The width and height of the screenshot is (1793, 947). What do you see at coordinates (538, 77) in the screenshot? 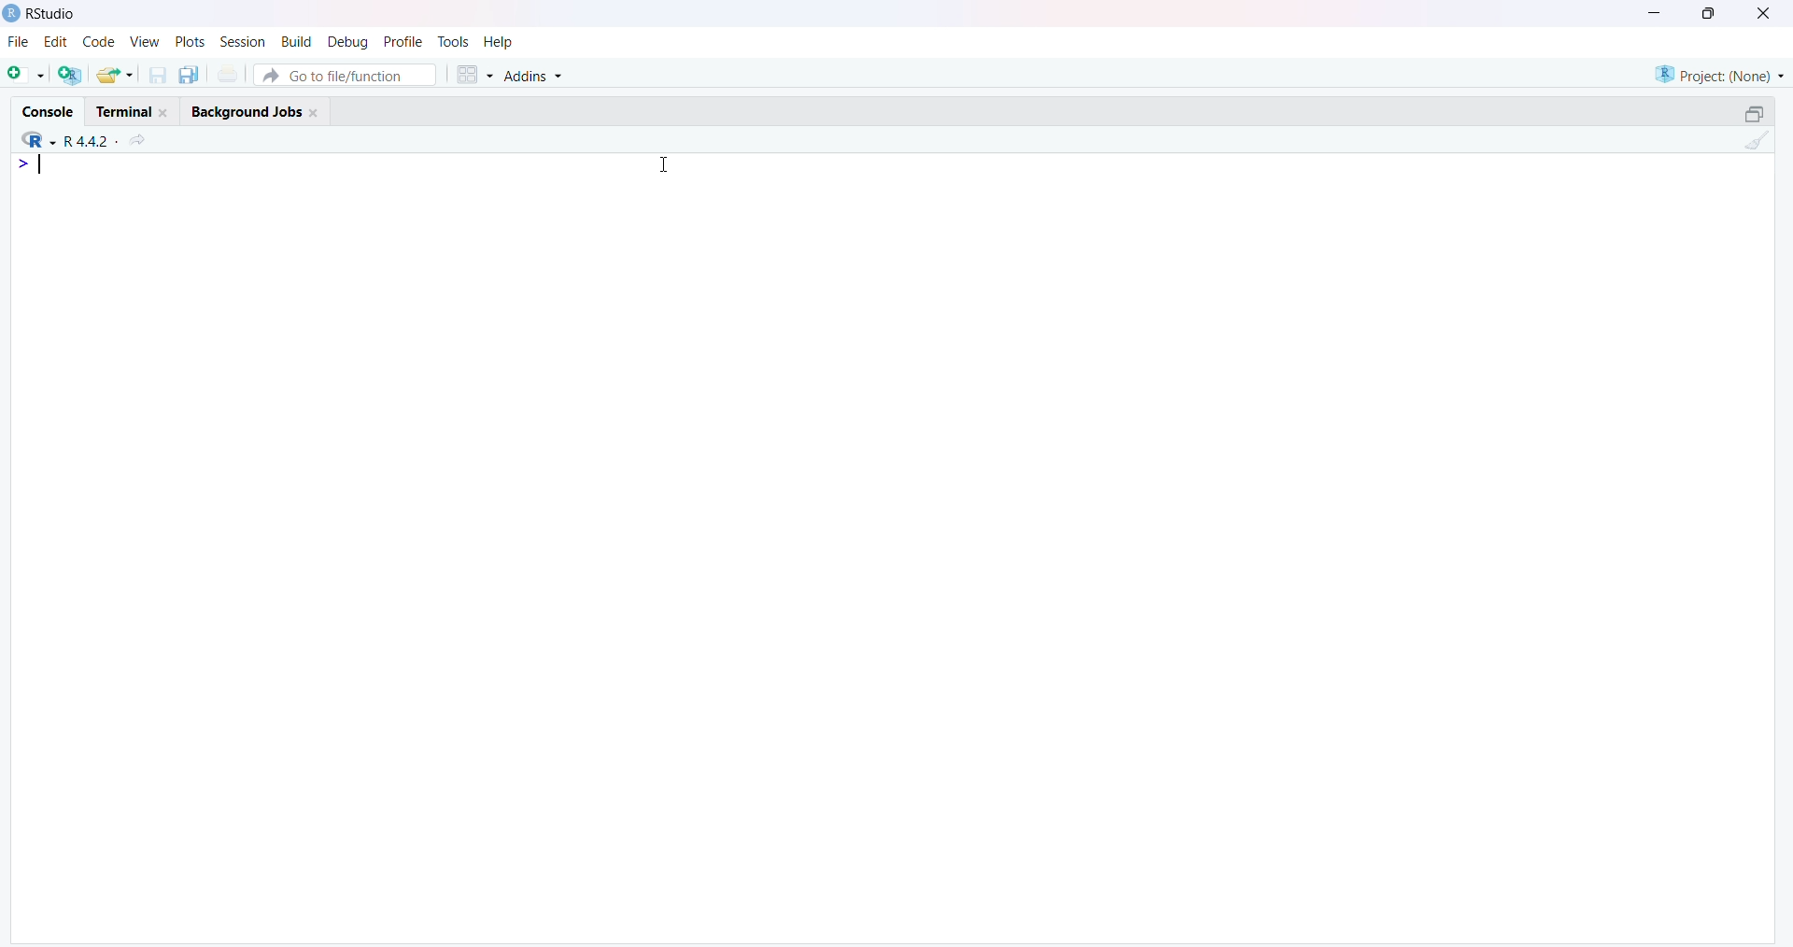
I see `Addins` at bounding box center [538, 77].